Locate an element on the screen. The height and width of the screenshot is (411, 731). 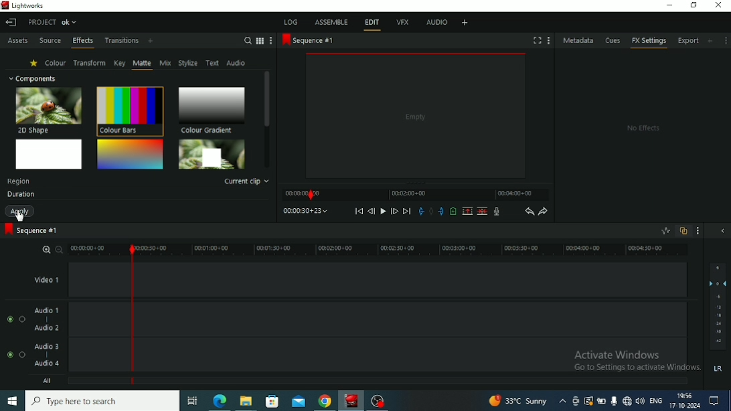
Date and Time Indicator is located at coordinates (684, 401).